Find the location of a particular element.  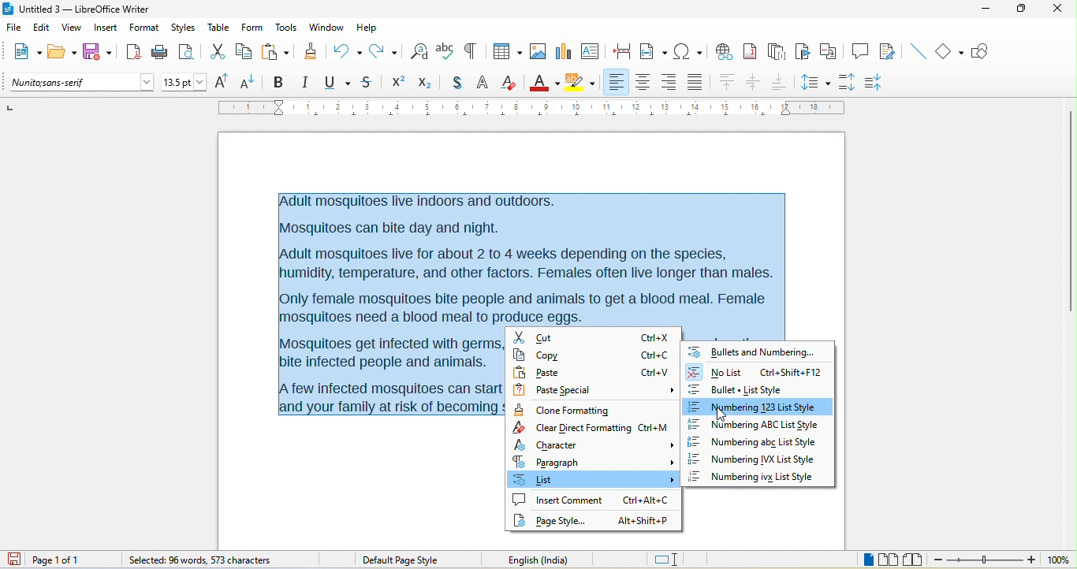

paste is located at coordinates (278, 50).